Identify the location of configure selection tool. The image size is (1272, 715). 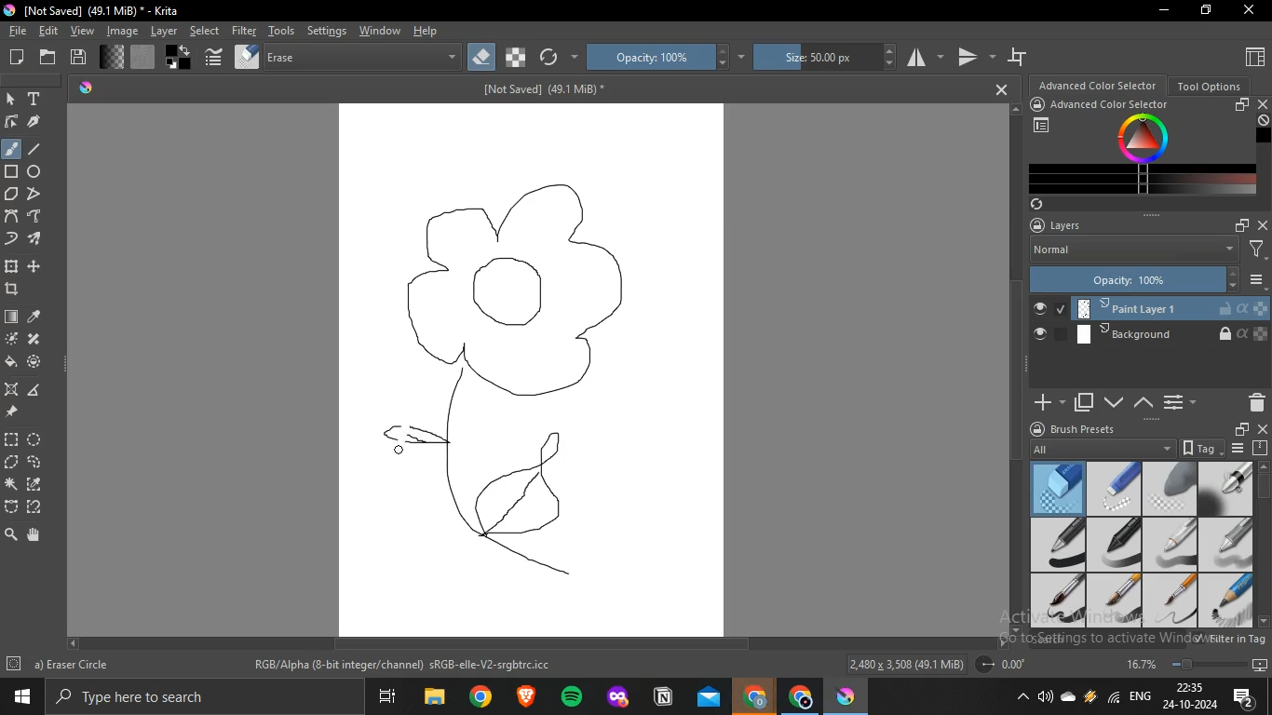
(13, 484).